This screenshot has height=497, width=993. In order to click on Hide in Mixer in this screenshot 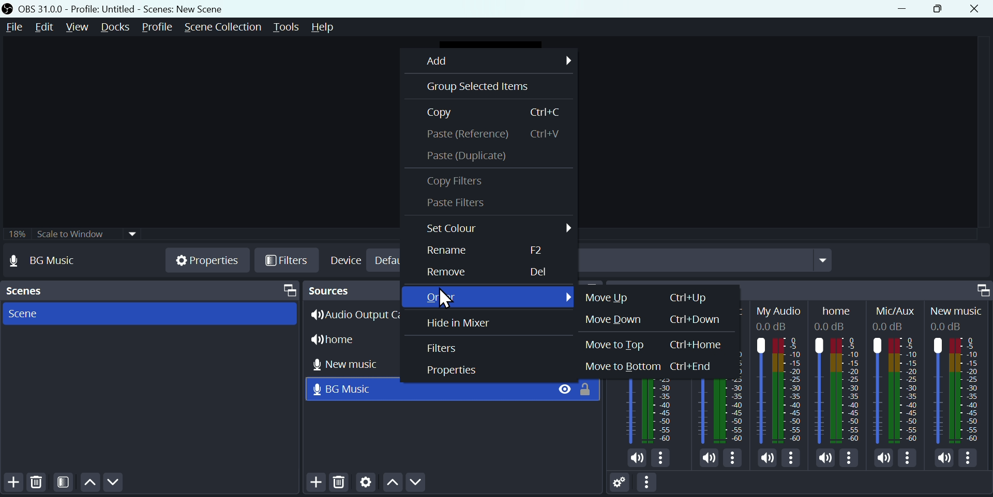, I will do `click(458, 322)`.